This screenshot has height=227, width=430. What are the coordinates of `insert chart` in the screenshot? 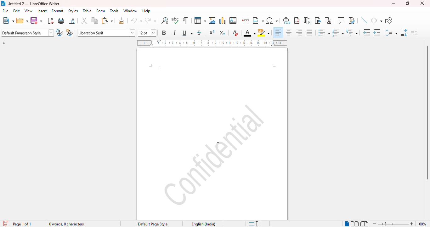 It's located at (223, 20).